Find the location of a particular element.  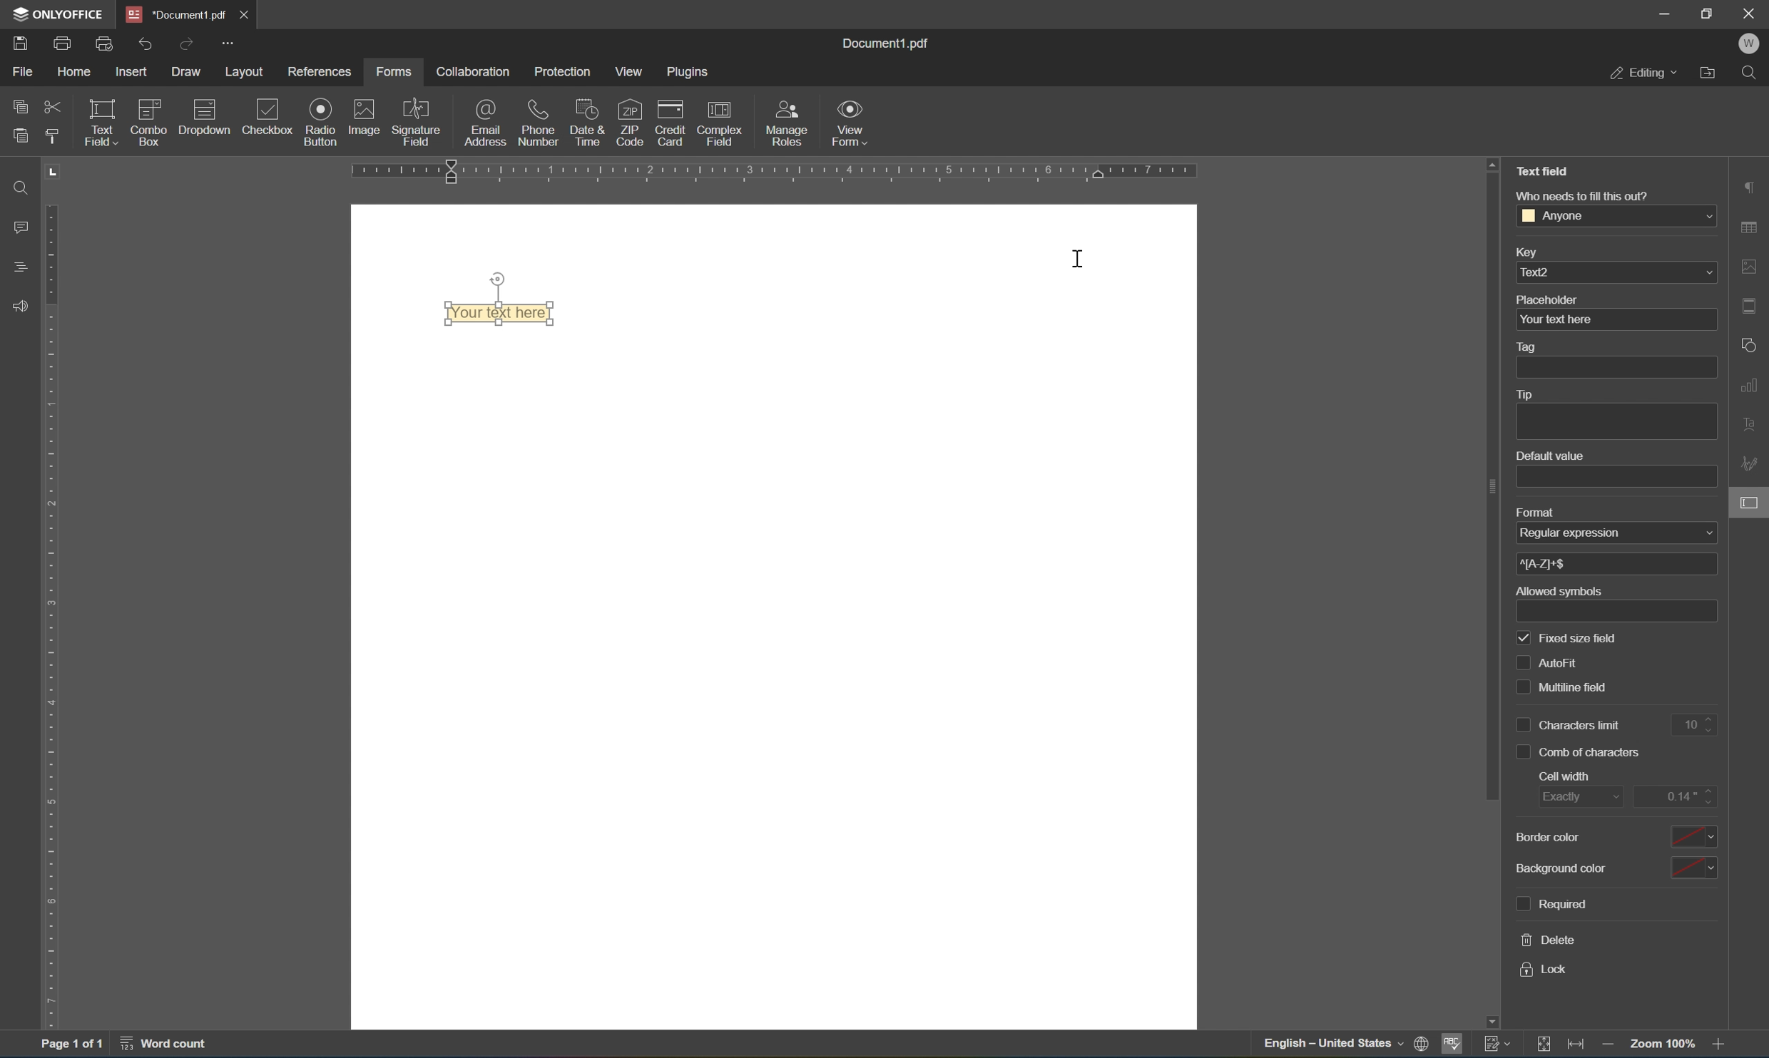

border color is located at coordinates (1548, 836).